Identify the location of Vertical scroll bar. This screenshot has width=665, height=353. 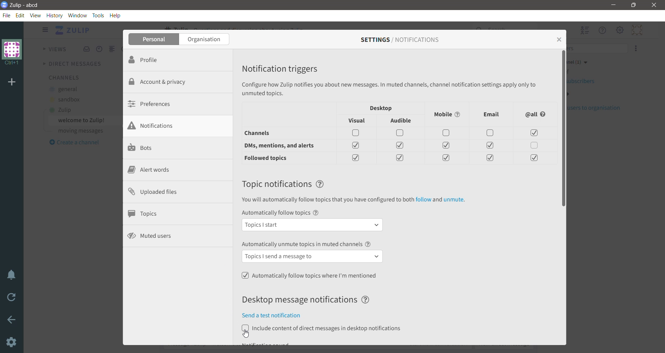
(563, 197).